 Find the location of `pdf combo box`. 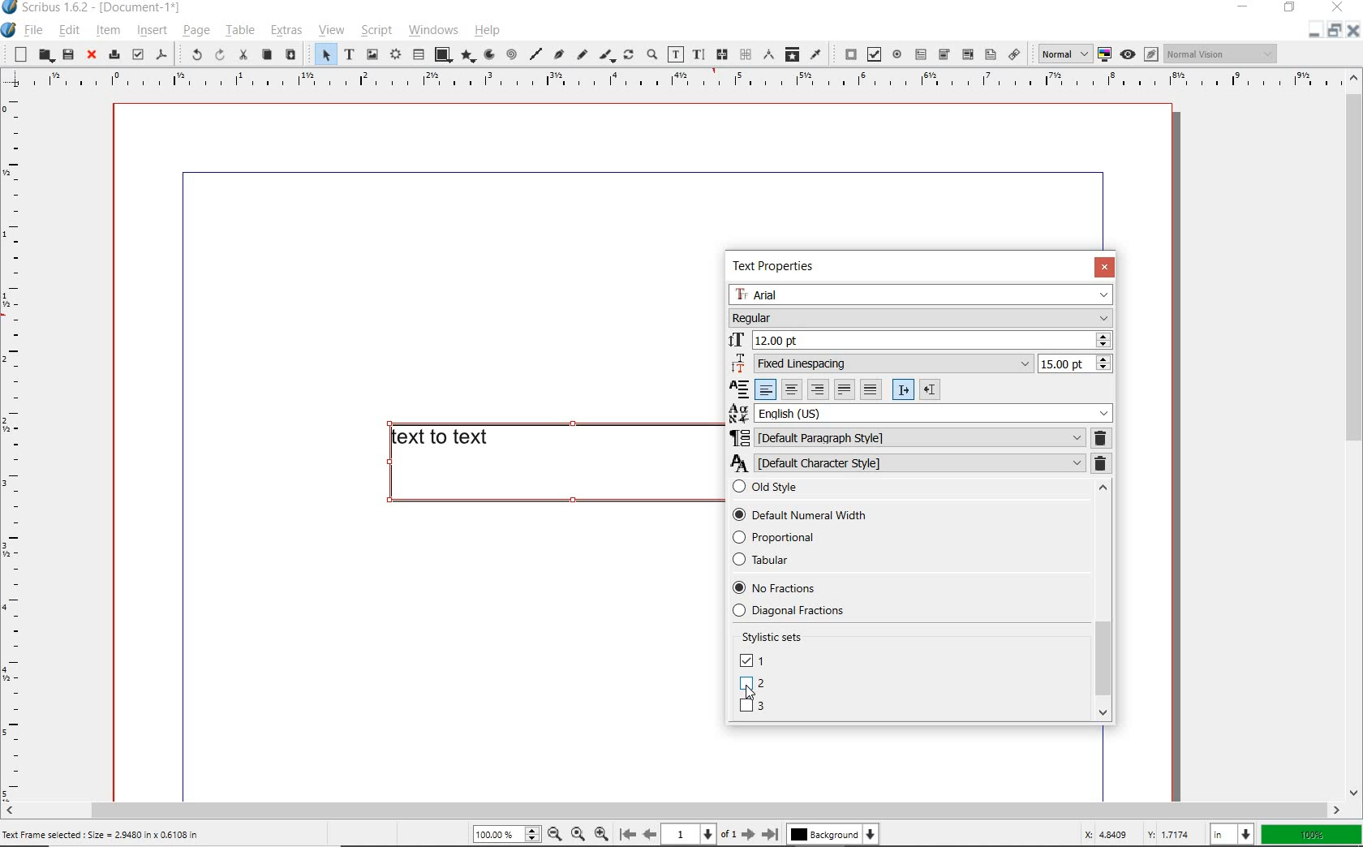

pdf combo box is located at coordinates (944, 54).